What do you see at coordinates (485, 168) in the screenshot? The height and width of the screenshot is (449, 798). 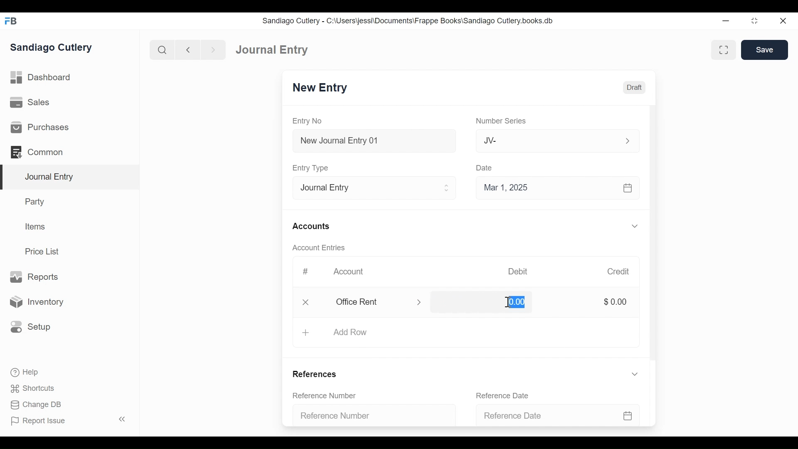 I see `Date` at bounding box center [485, 168].